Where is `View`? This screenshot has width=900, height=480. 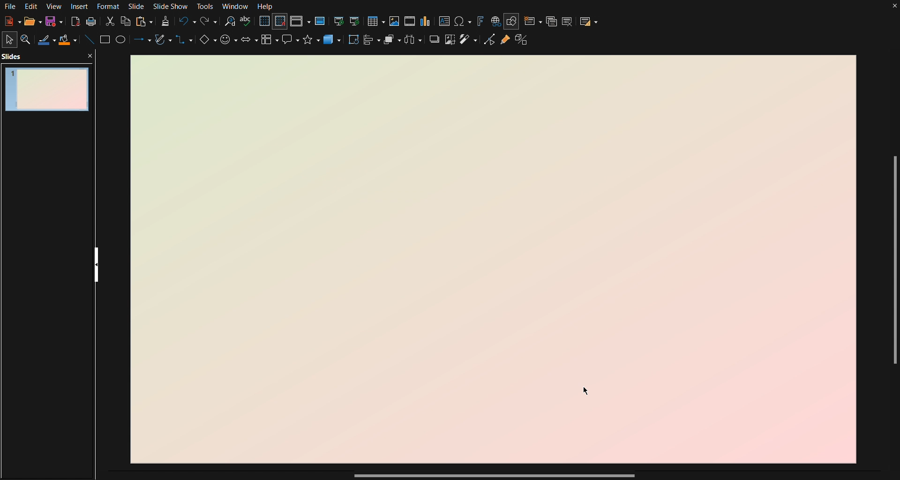 View is located at coordinates (54, 6).